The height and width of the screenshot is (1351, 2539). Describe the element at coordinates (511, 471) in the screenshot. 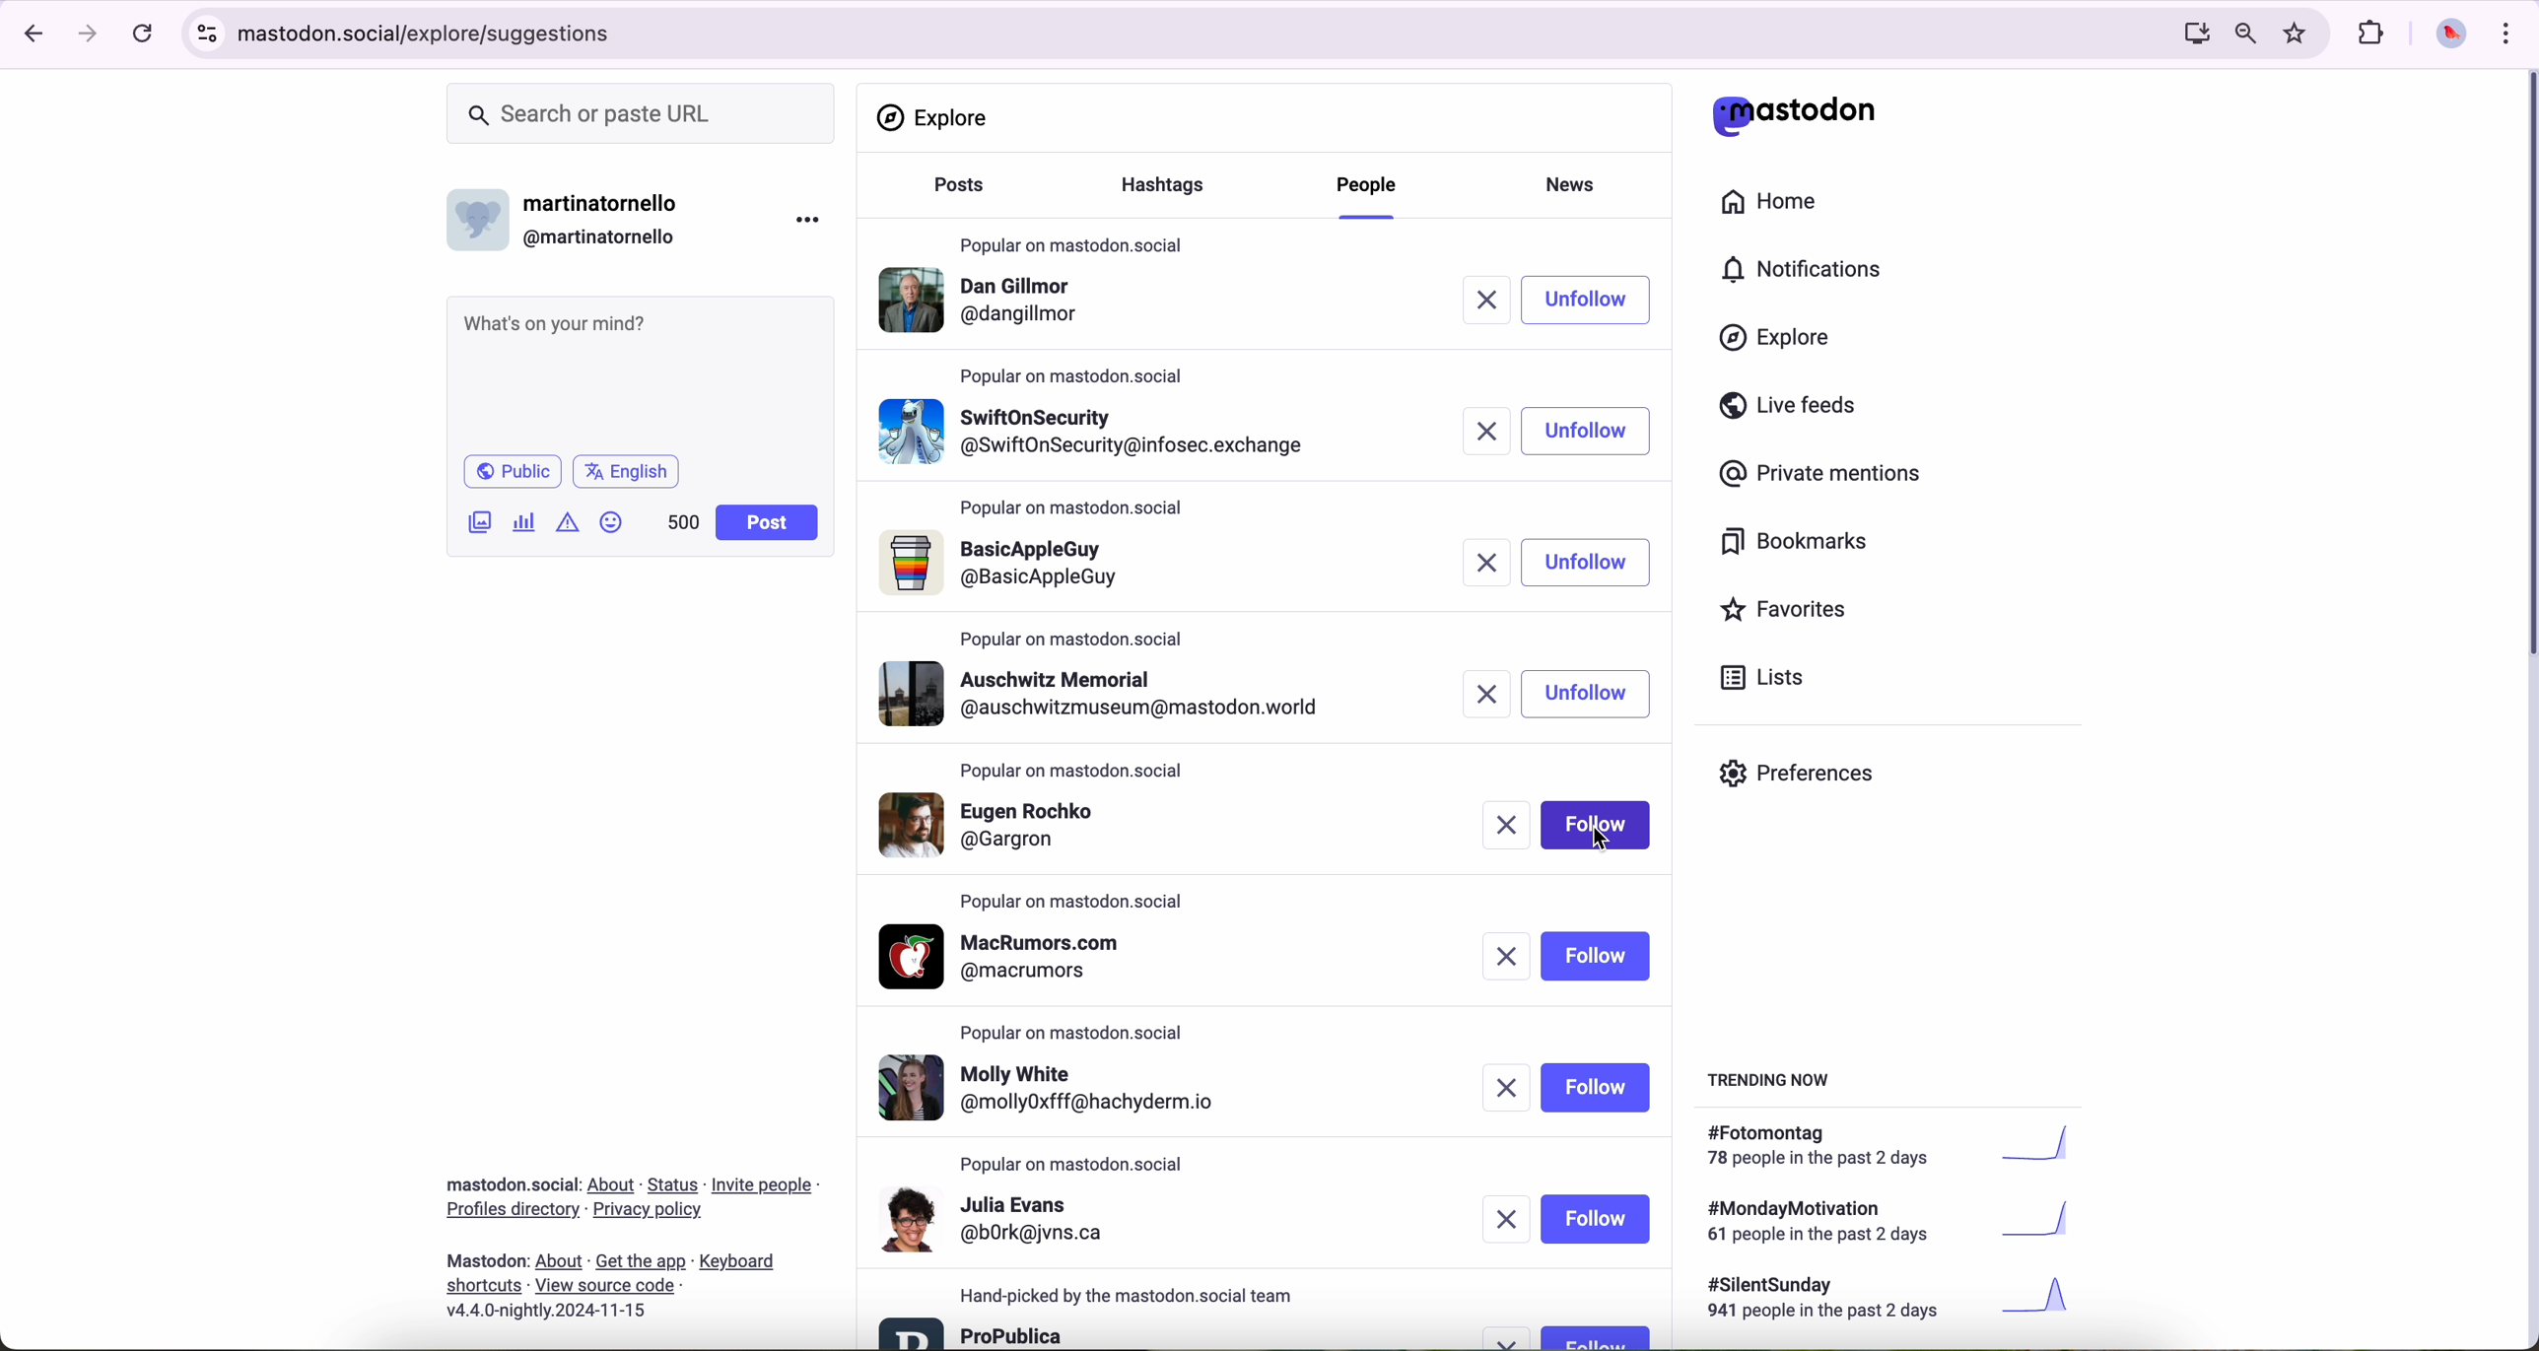

I see `public` at that location.